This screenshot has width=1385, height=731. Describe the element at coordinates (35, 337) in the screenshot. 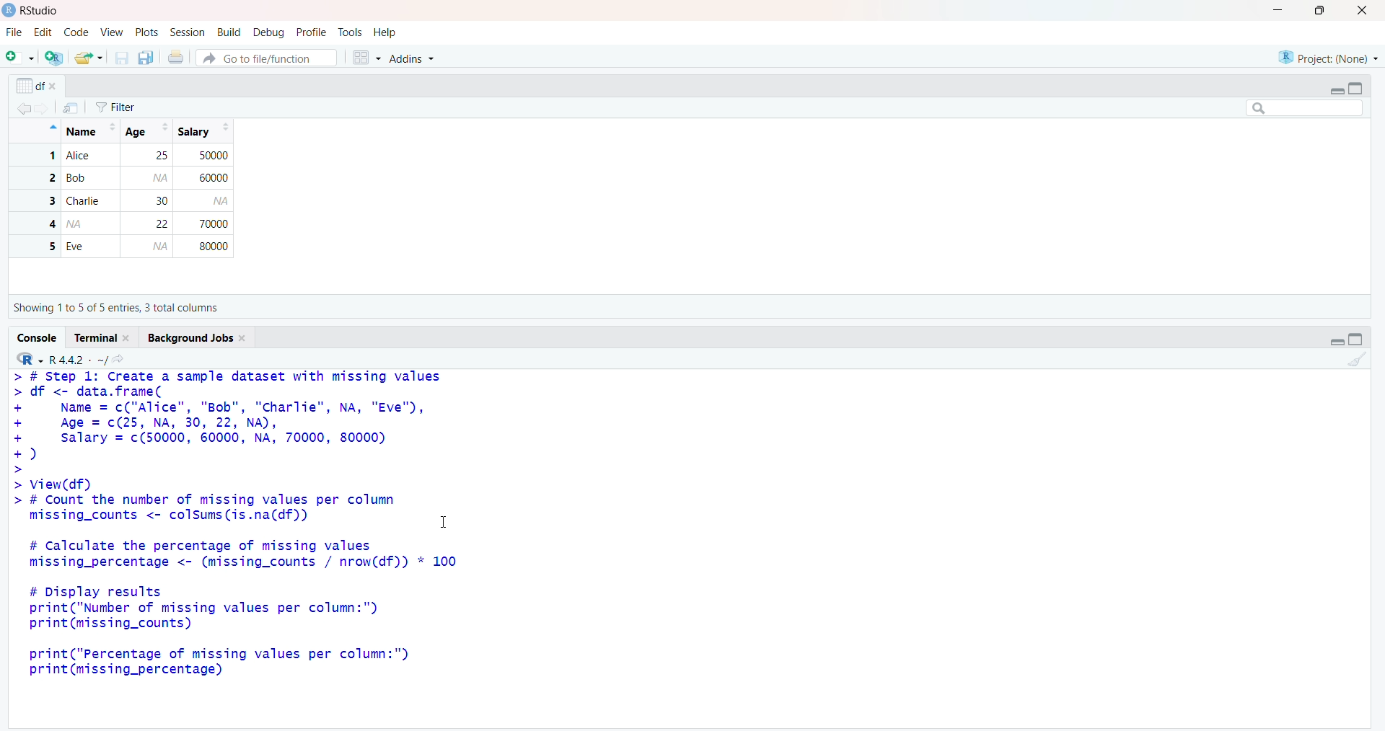

I see `Console` at that location.